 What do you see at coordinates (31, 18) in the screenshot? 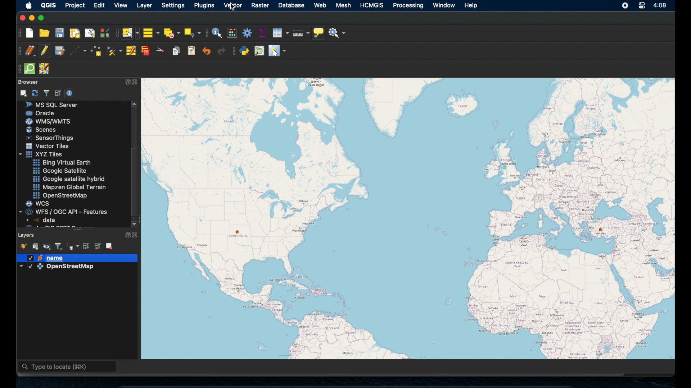
I see `minimize` at bounding box center [31, 18].